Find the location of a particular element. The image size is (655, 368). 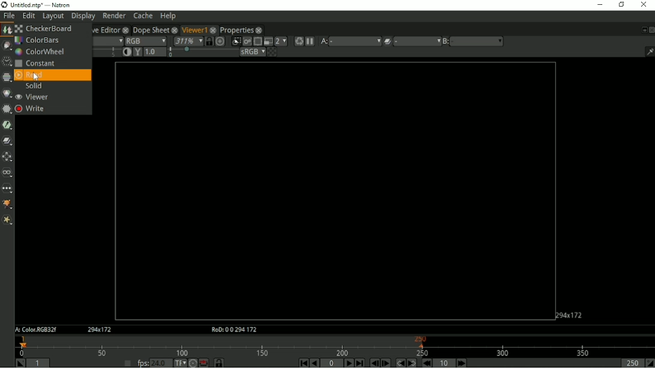

Edit is located at coordinates (29, 16).